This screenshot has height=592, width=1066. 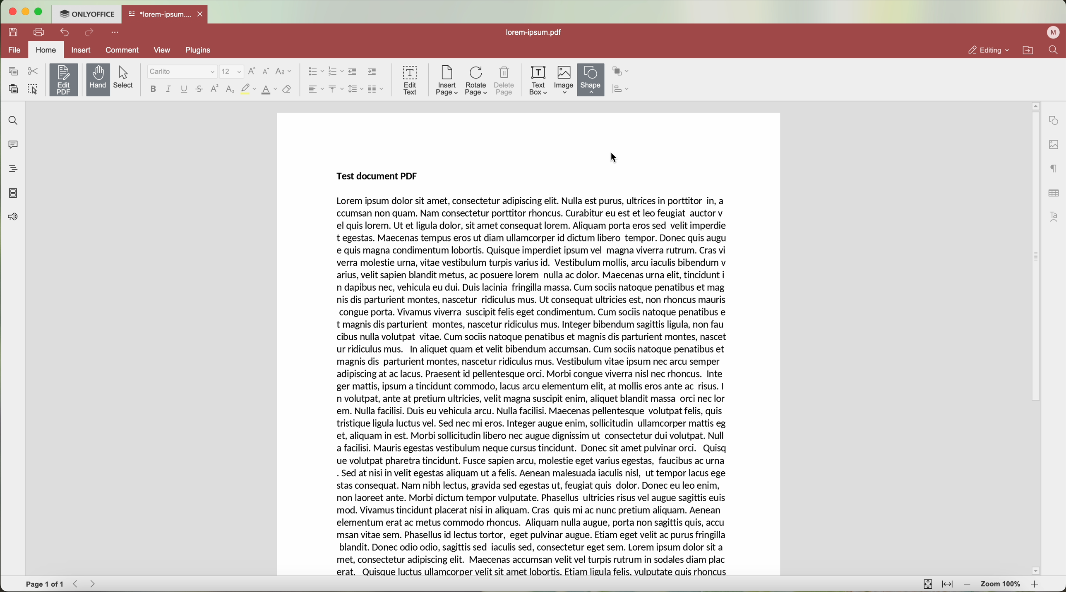 I want to click on undo, so click(x=66, y=32).